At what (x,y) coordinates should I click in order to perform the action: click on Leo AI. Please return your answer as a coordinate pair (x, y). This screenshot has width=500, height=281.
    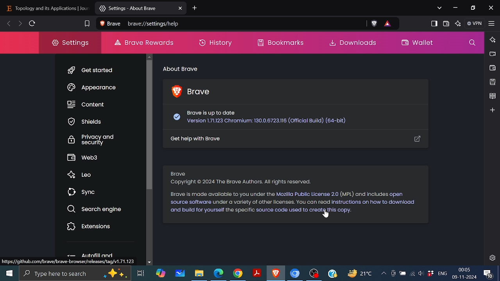
    Looking at the image, I should click on (459, 23).